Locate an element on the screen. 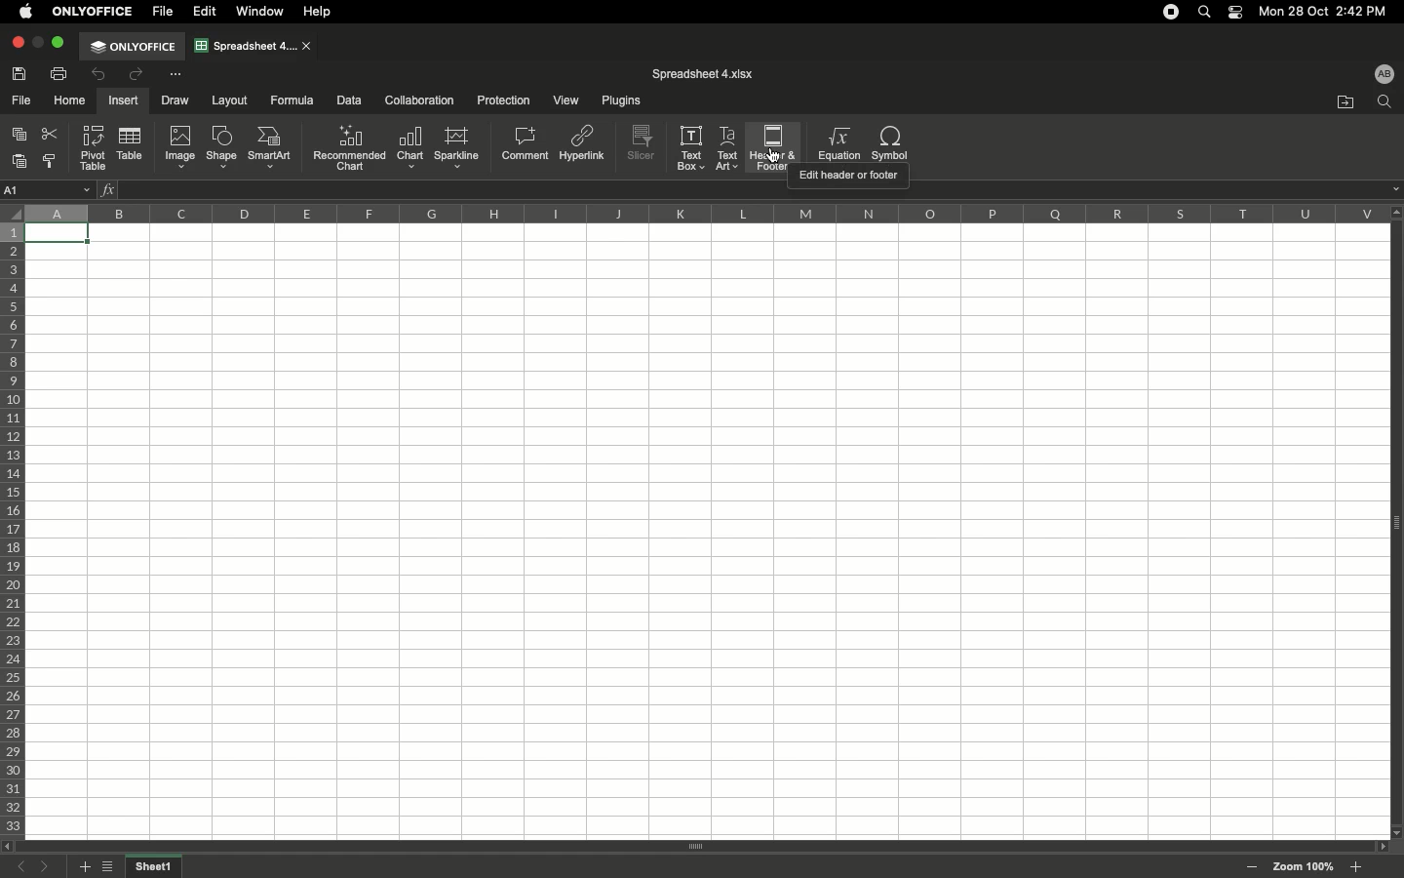  scroll right is located at coordinates (1379, 847).